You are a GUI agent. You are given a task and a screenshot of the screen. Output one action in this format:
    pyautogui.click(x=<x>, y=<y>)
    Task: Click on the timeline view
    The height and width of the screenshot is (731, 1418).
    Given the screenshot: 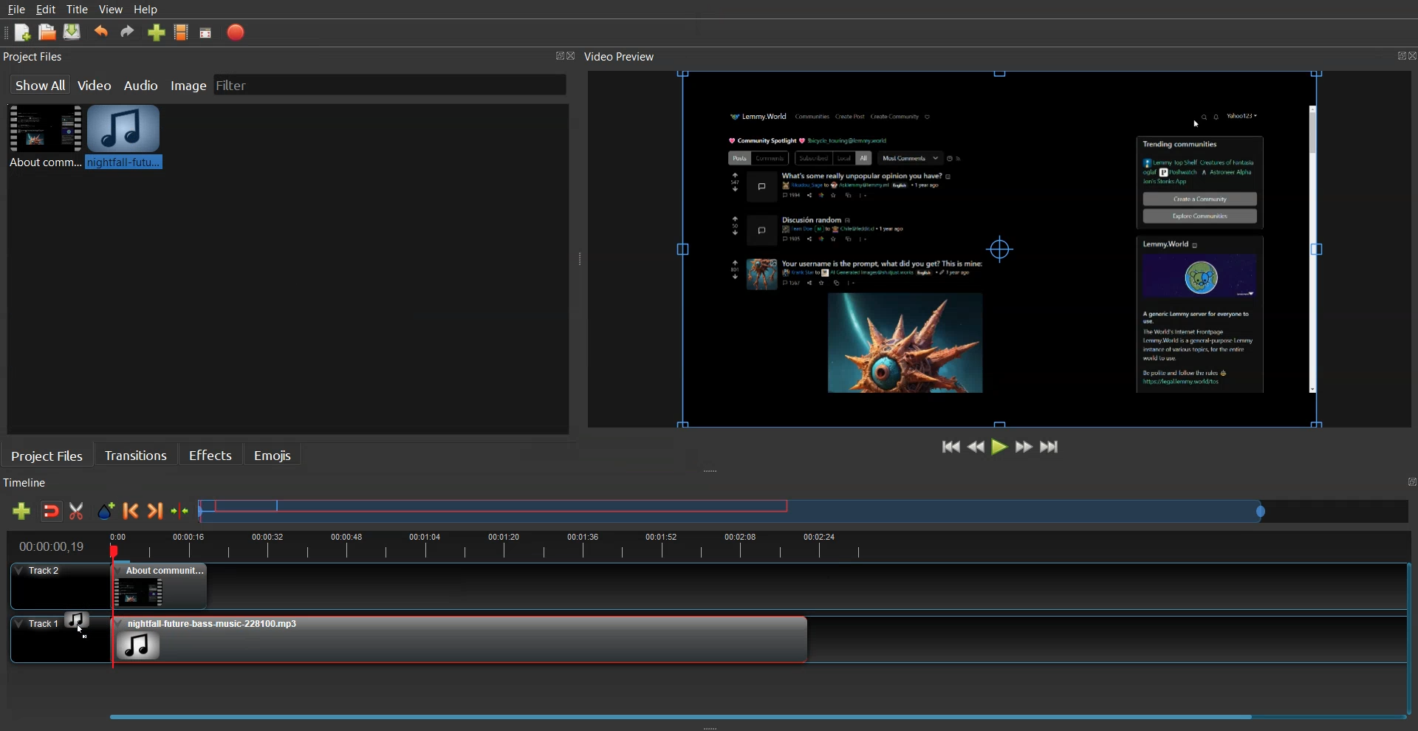 What is the action you would take?
    pyautogui.click(x=702, y=544)
    